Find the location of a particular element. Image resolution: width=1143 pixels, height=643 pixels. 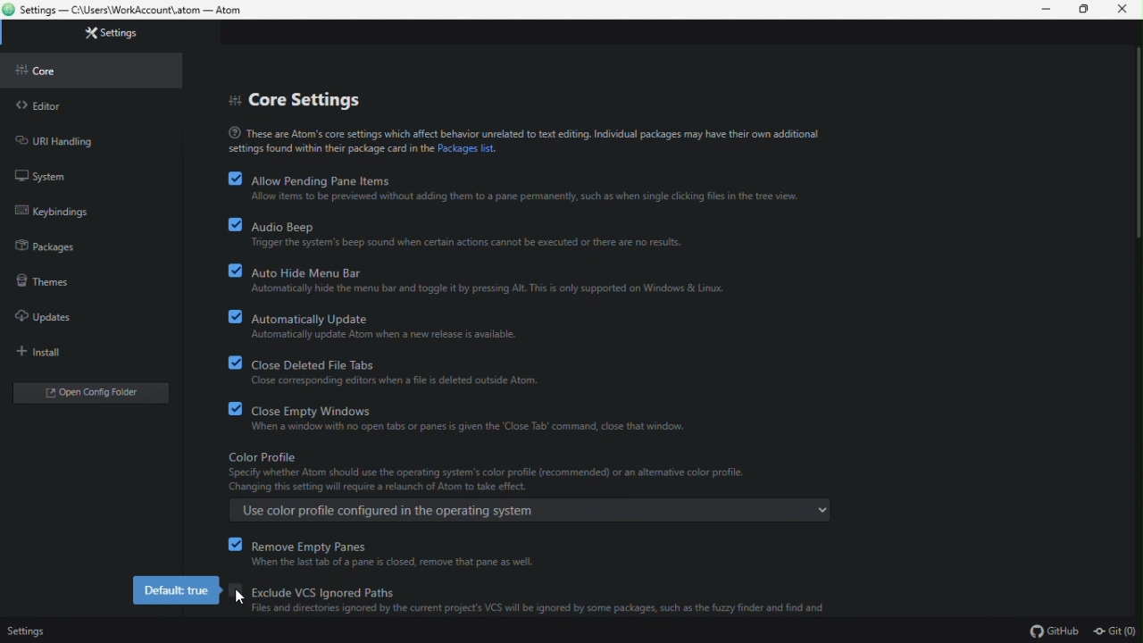

checkbox is located at coordinates (238, 597).